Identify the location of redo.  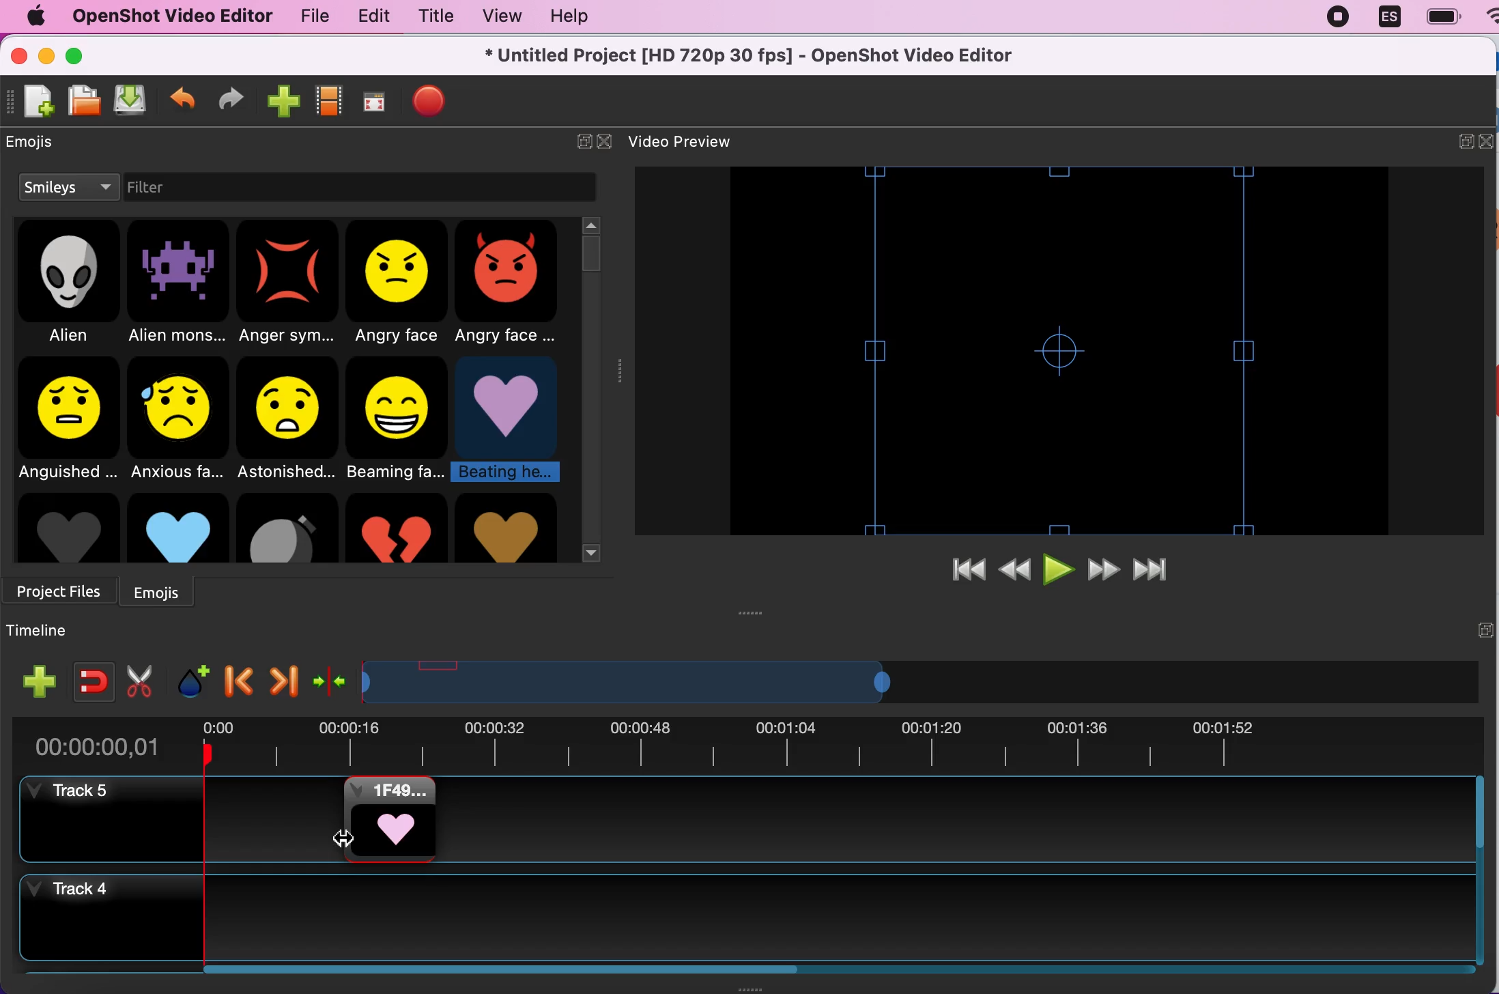
(231, 99).